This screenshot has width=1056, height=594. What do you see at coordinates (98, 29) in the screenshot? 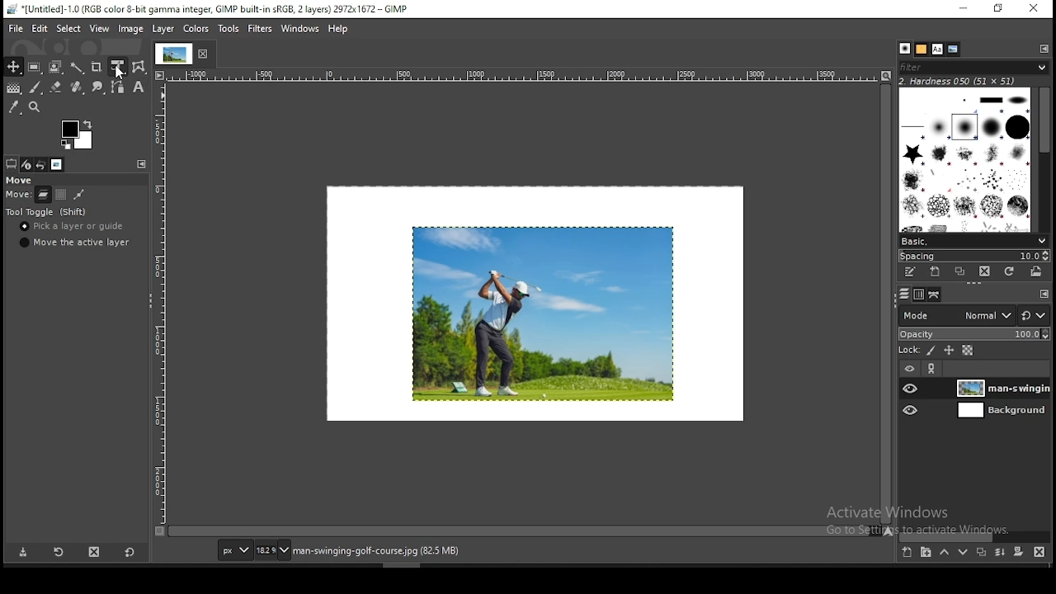
I see `view` at bounding box center [98, 29].